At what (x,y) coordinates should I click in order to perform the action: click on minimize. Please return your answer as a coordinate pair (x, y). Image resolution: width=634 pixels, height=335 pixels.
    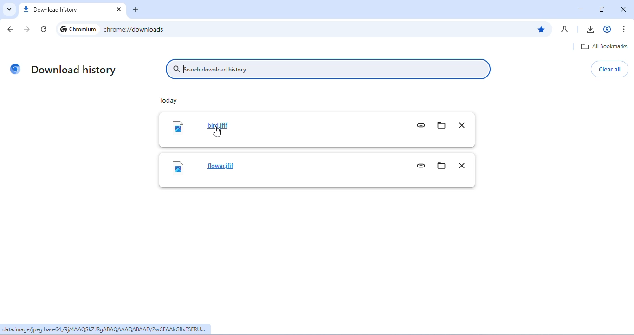
    Looking at the image, I should click on (581, 9).